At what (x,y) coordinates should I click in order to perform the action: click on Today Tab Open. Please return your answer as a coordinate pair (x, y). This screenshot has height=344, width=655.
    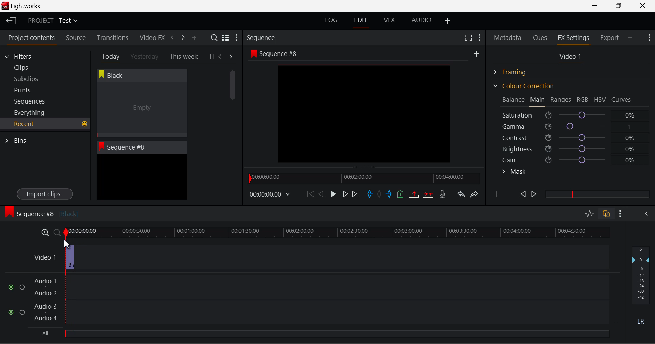
    Looking at the image, I should click on (109, 56).